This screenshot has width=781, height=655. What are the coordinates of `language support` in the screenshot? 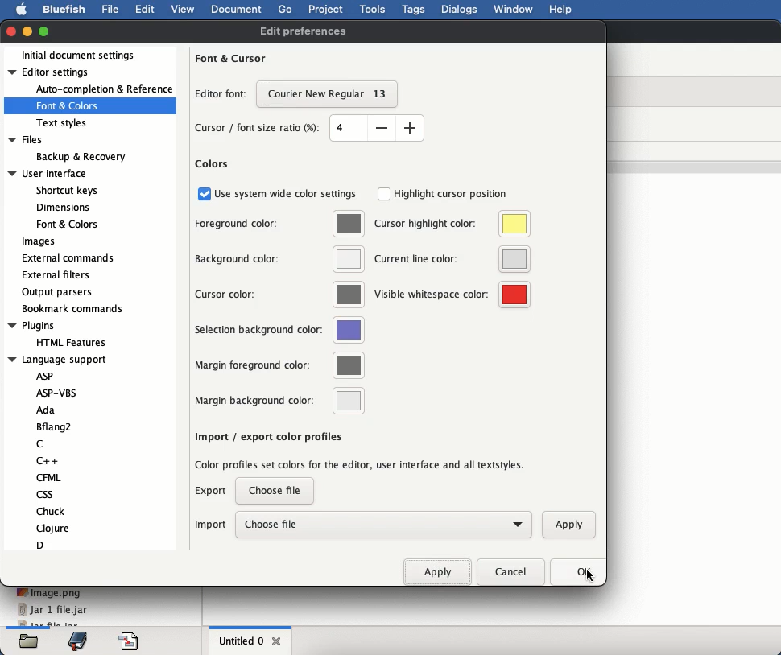 It's located at (68, 453).